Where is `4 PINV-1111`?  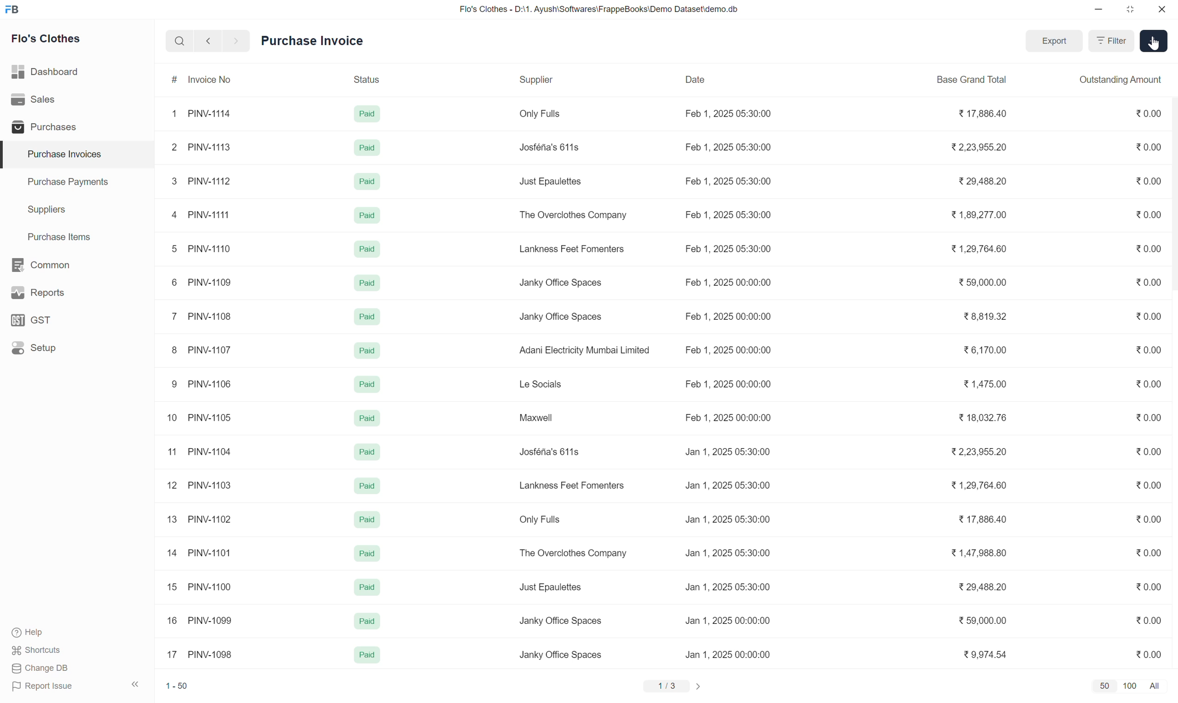
4 PINV-1111 is located at coordinates (201, 214).